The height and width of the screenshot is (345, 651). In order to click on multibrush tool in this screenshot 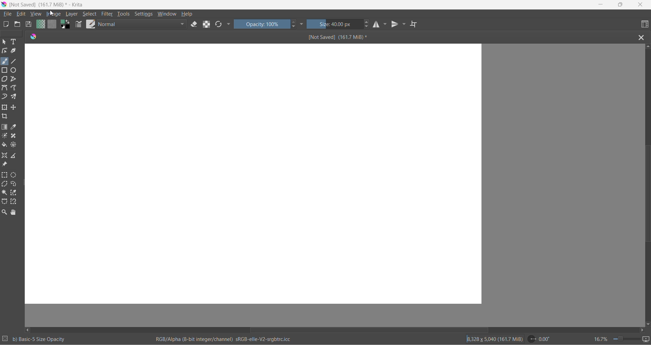, I will do `click(16, 97)`.